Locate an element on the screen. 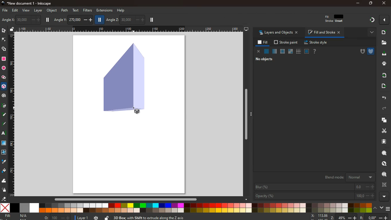 The width and height of the screenshot is (391, 220). angle z is located at coordinates (125, 19).